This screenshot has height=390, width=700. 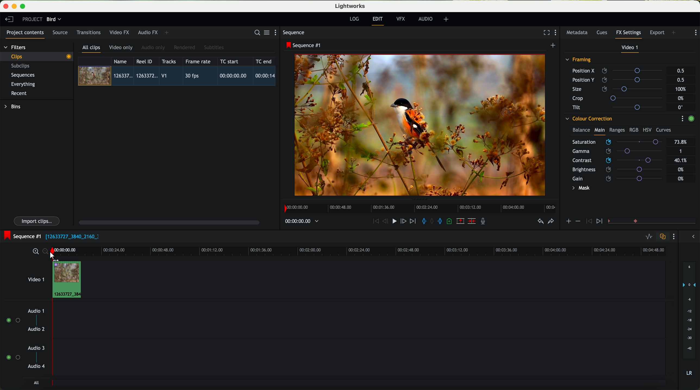 I want to click on metadata, so click(x=578, y=33).